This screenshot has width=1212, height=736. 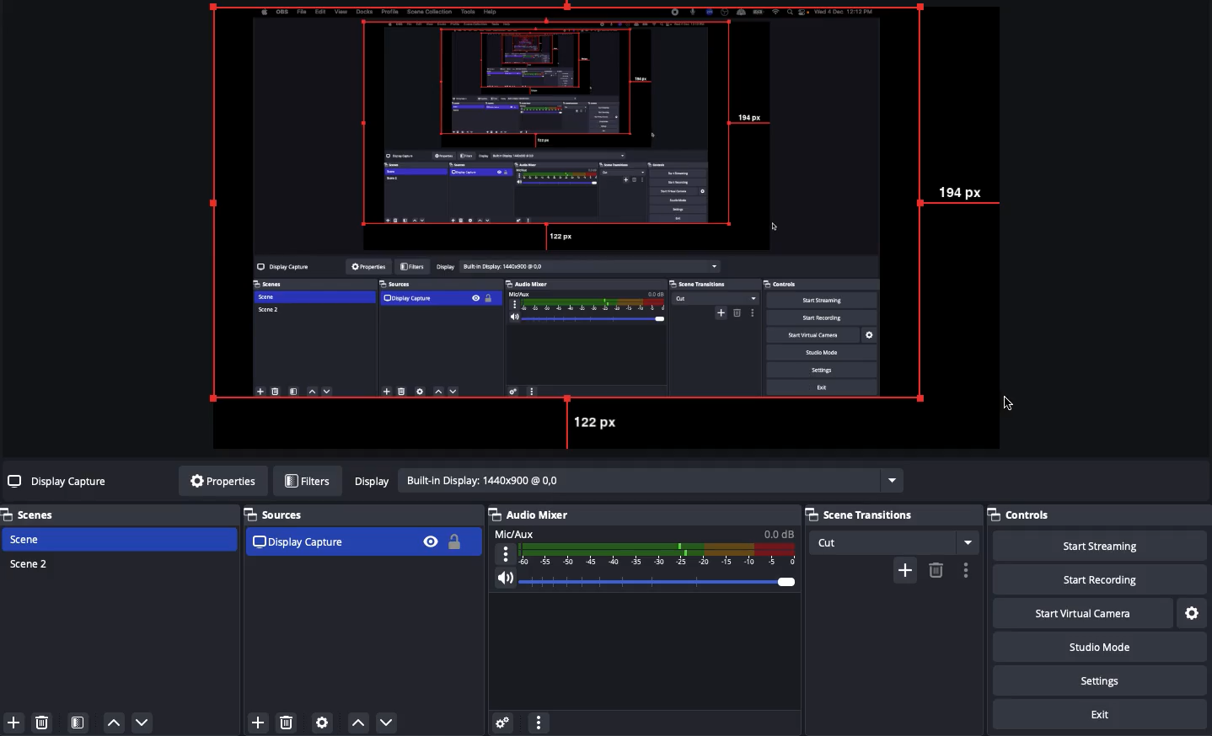 What do you see at coordinates (1121, 580) in the screenshot?
I see `Start recording` at bounding box center [1121, 580].